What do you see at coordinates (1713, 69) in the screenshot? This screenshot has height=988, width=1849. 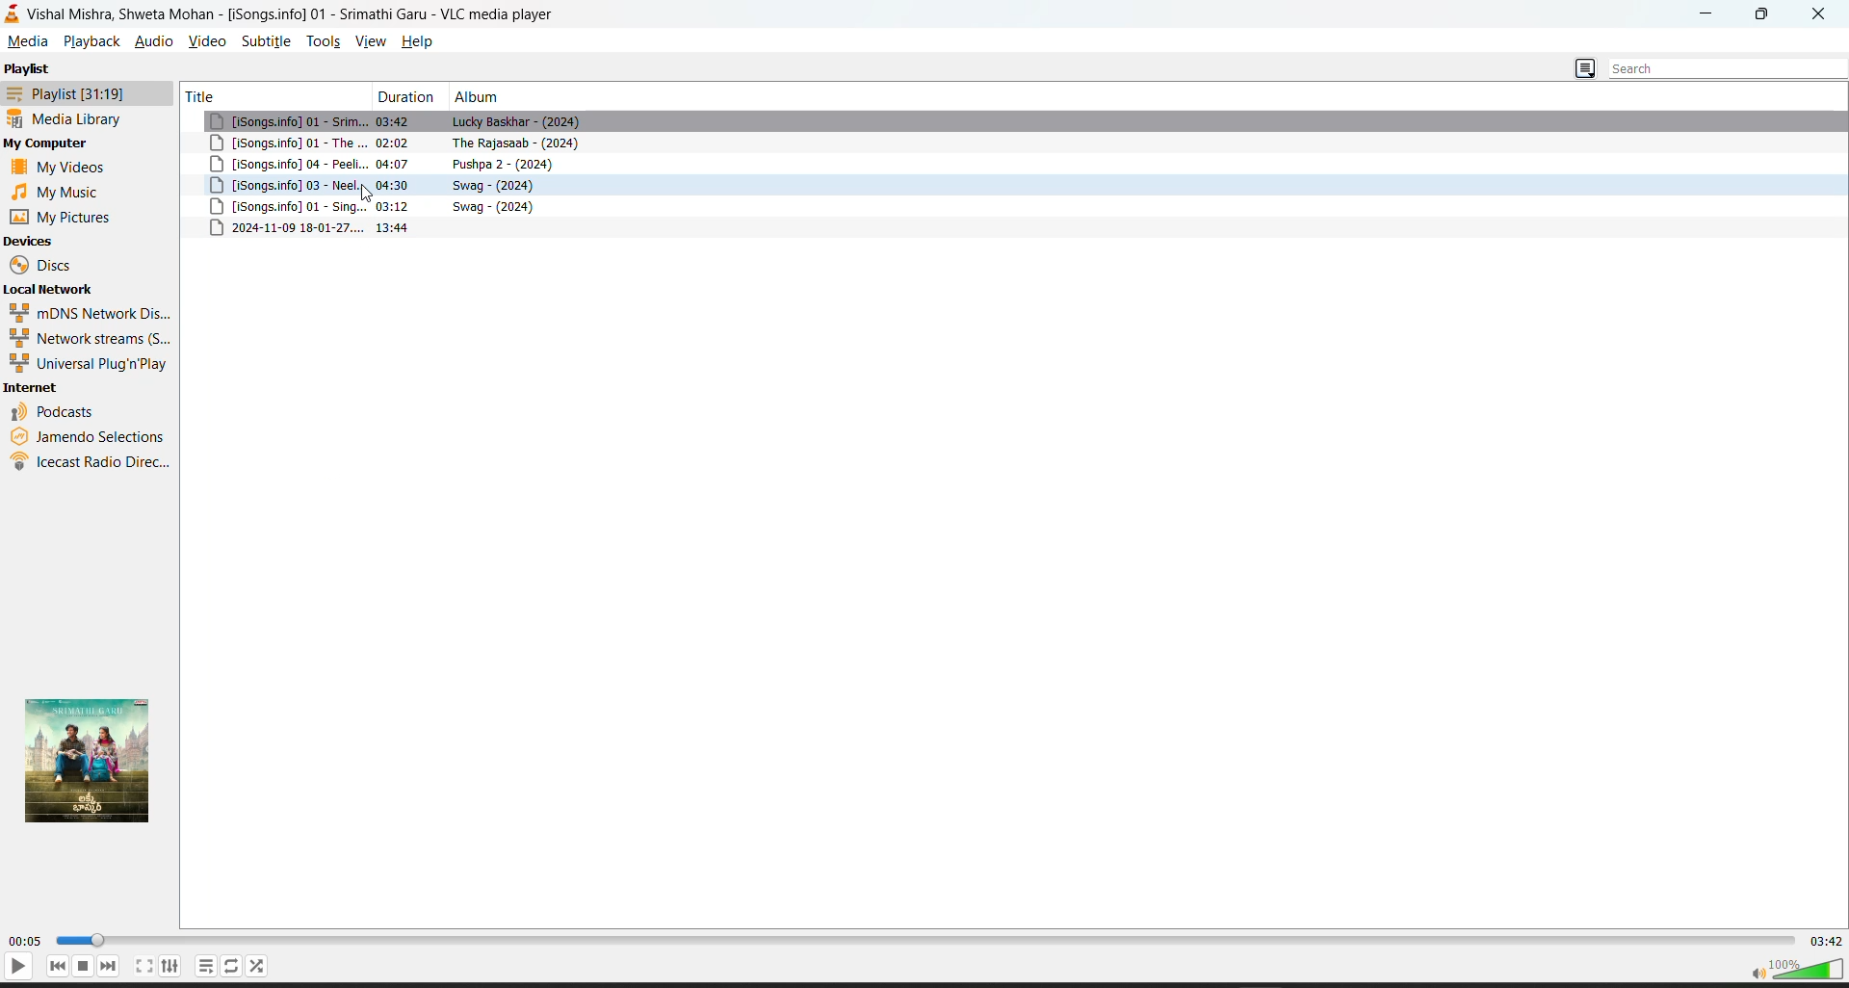 I see `search` at bounding box center [1713, 69].